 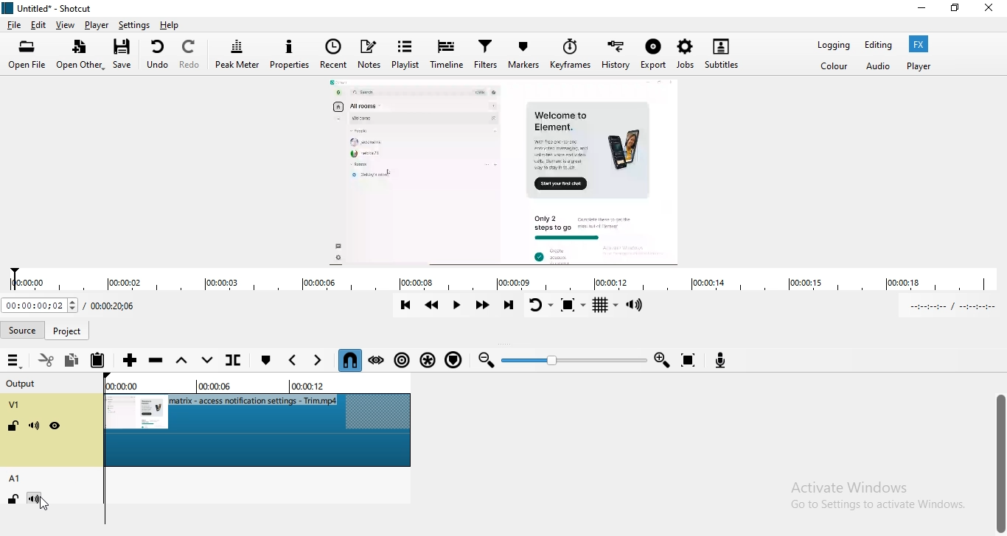 What do you see at coordinates (484, 359) in the screenshot?
I see `Zoom out` at bounding box center [484, 359].